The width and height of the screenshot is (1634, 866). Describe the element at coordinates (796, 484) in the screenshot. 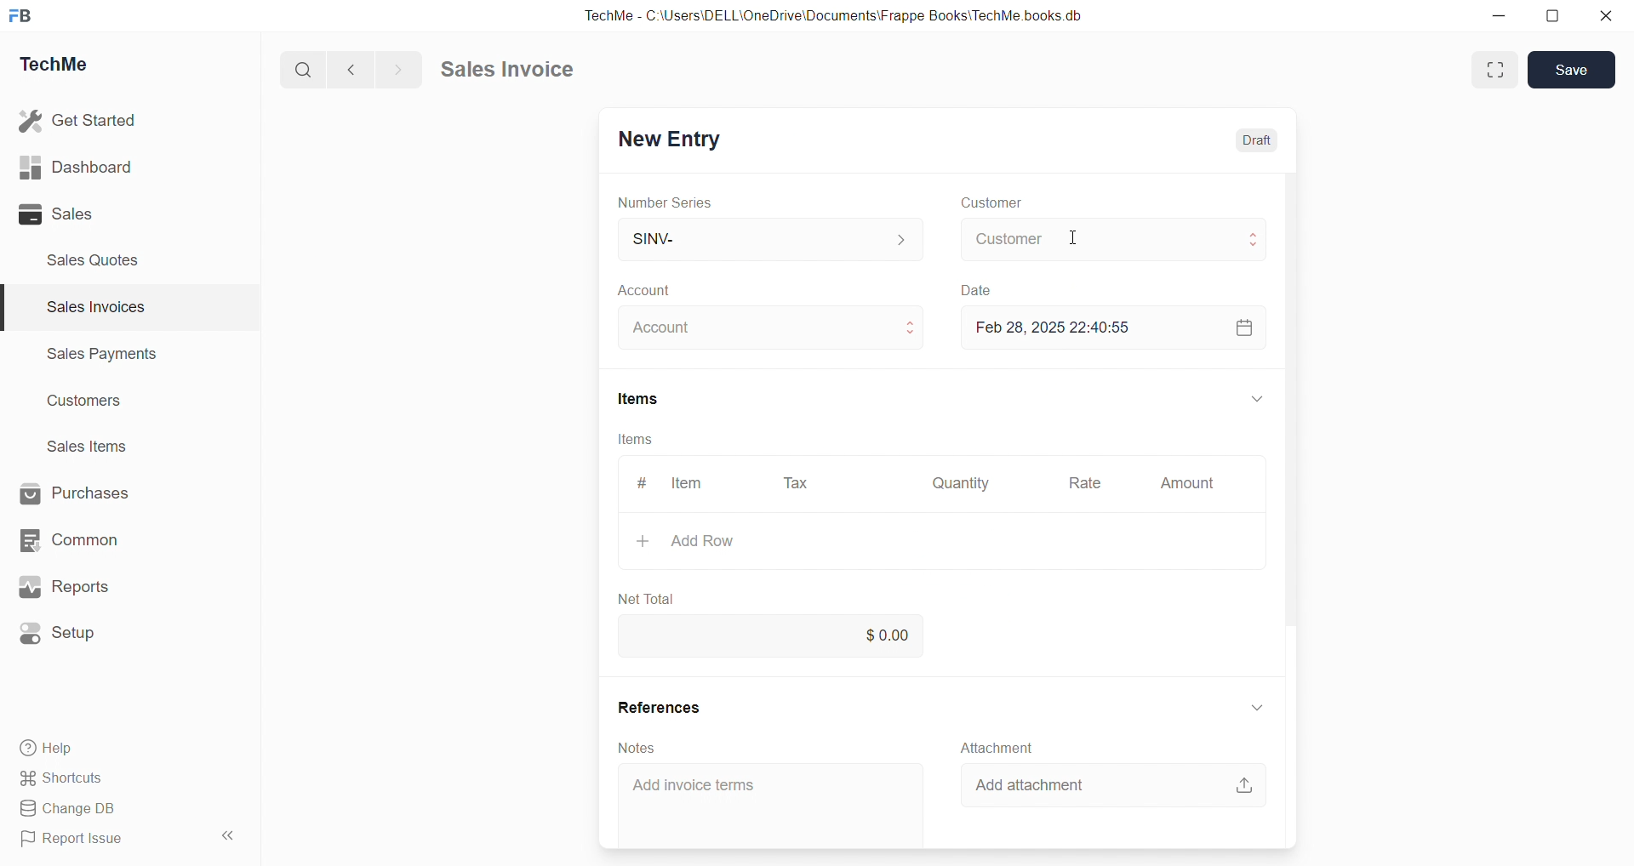

I see `Tax` at that location.